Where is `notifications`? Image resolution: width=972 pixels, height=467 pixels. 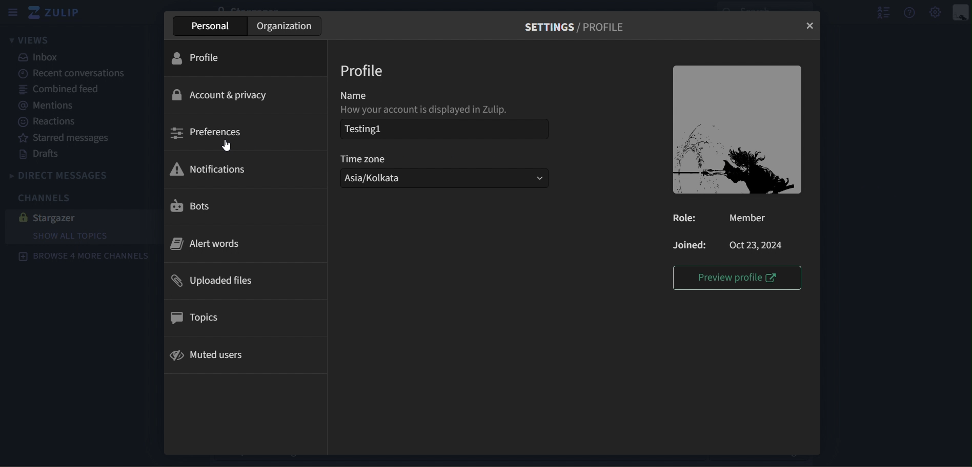 notifications is located at coordinates (210, 168).